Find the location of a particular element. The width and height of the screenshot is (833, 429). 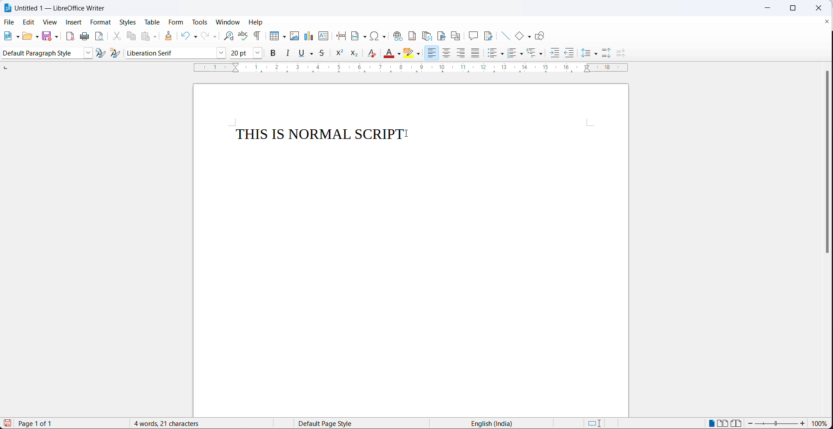

underline options is located at coordinates (314, 53).